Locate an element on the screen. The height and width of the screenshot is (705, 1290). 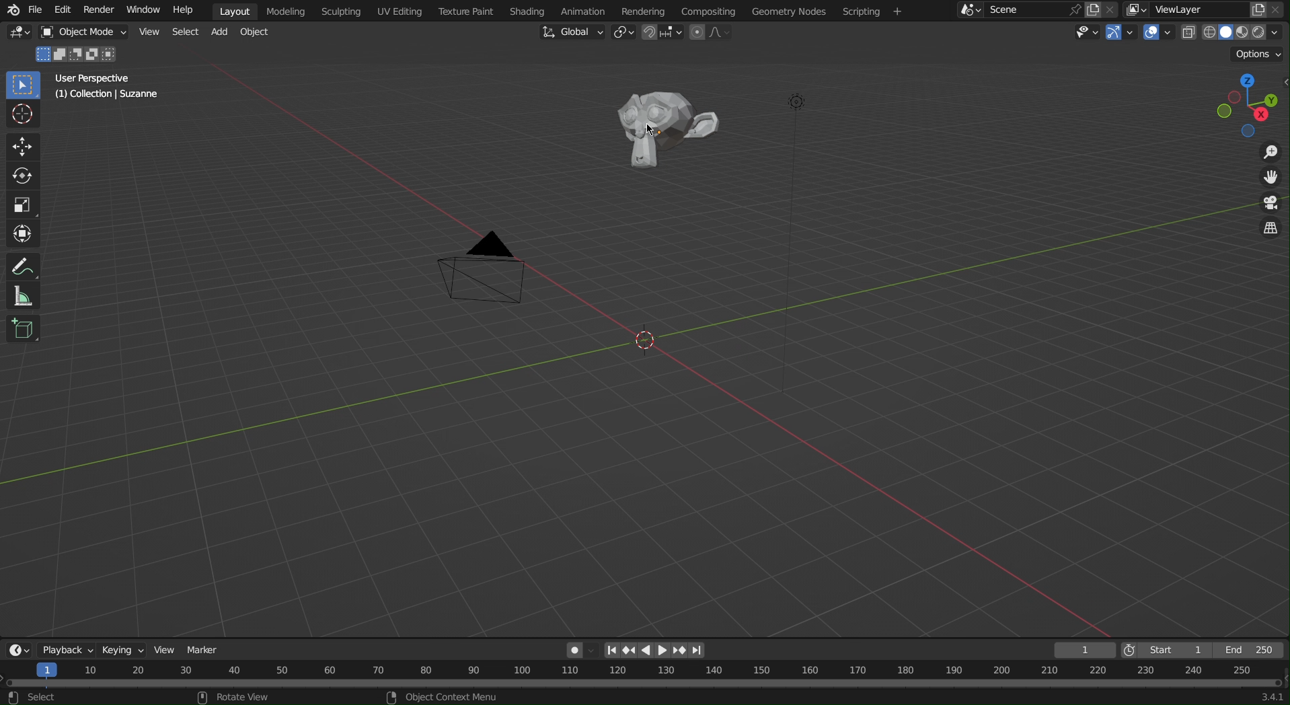
Overlays is located at coordinates (1159, 34).